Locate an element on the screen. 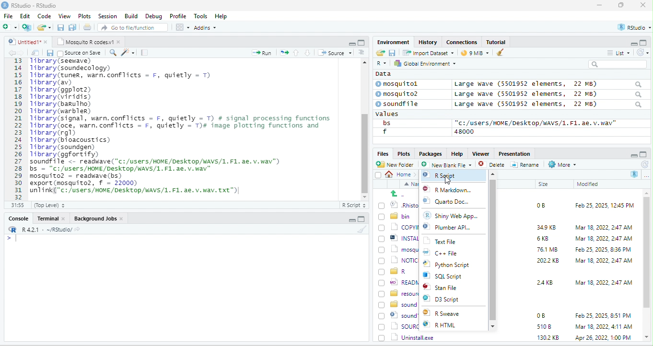 The width and height of the screenshot is (653, 346). Large wave (5501952 elements, 22 MB) is located at coordinates (548, 105).